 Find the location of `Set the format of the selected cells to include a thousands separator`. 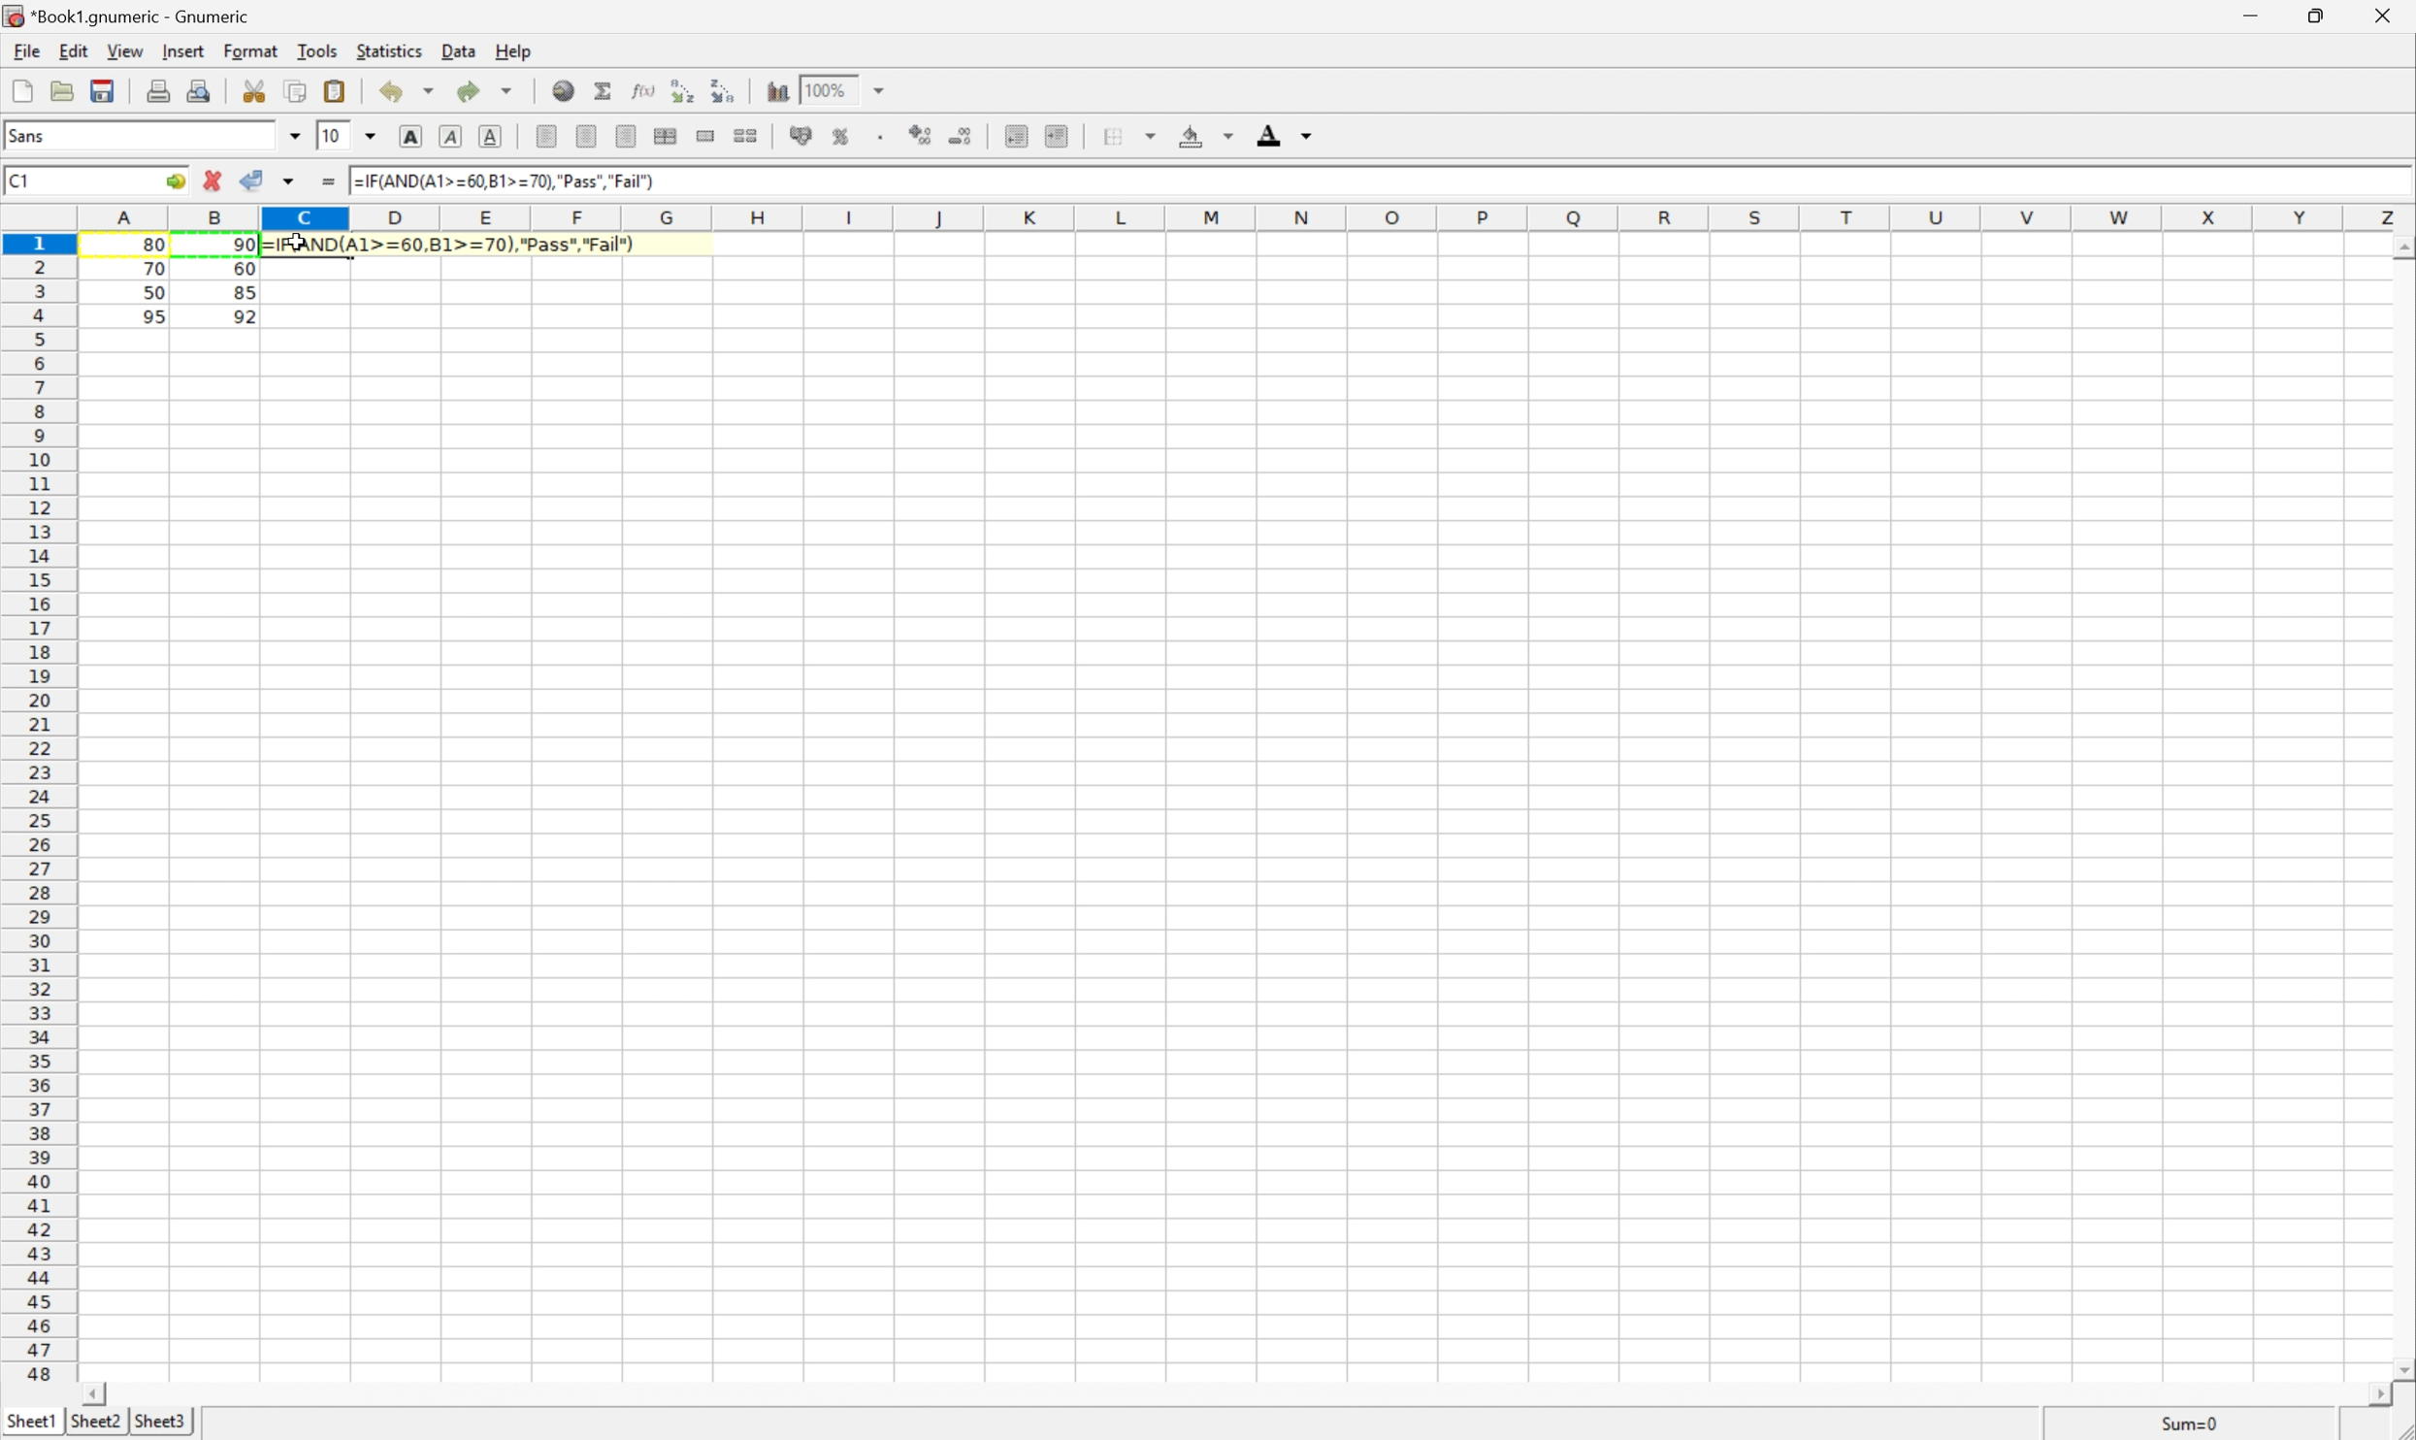

Set the format of the selected cells to include a thousands separator is located at coordinates (885, 132).